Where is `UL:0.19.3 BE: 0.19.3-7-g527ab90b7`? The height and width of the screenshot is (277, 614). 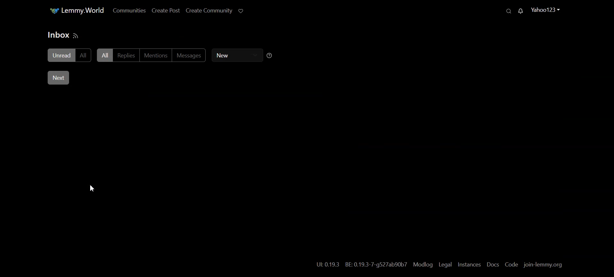 UL:0.19.3 BE: 0.19.3-7-g527ab90b7 is located at coordinates (360, 265).